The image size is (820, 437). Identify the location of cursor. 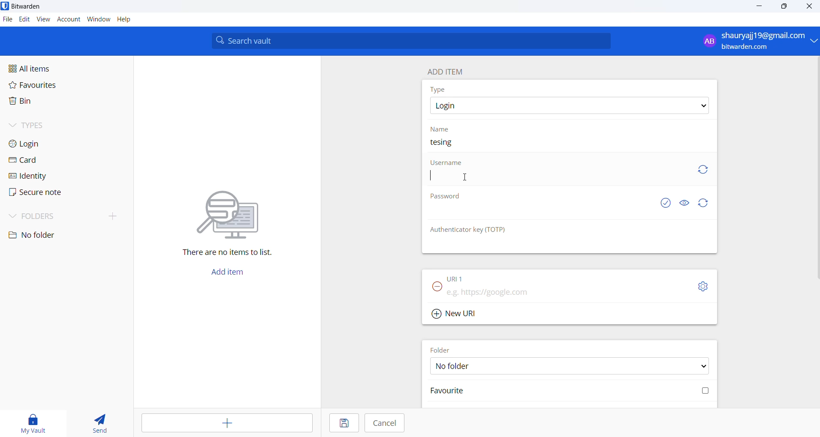
(466, 178).